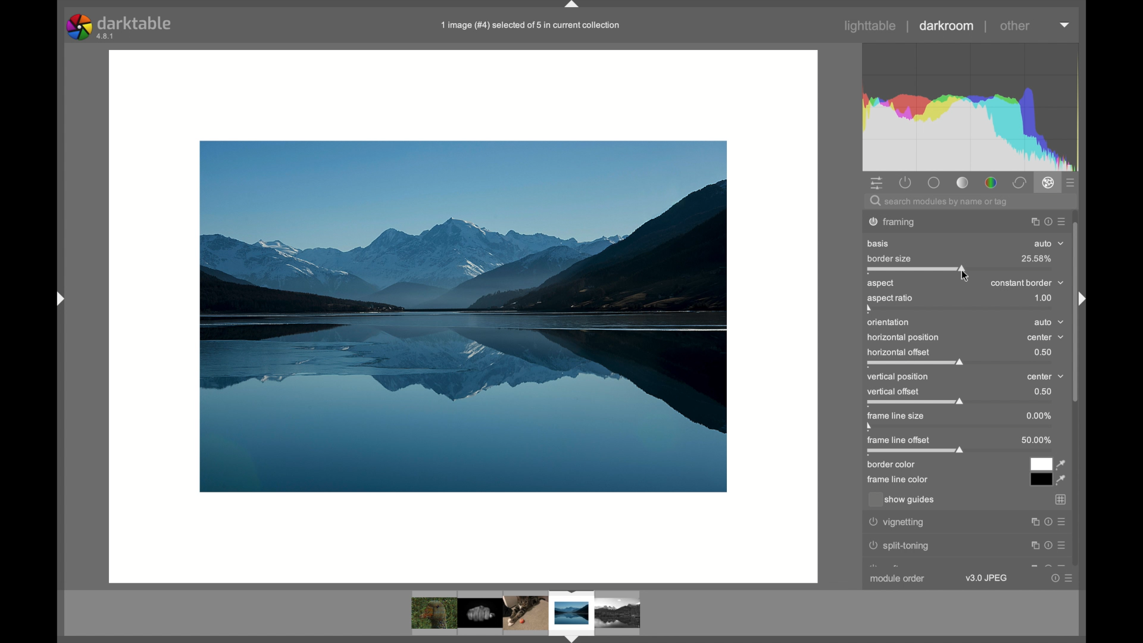 This screenshot has height=643, width=1143. Describe the element at coordinates (889, 323) in the screenshot. I see `orientation` at that location.